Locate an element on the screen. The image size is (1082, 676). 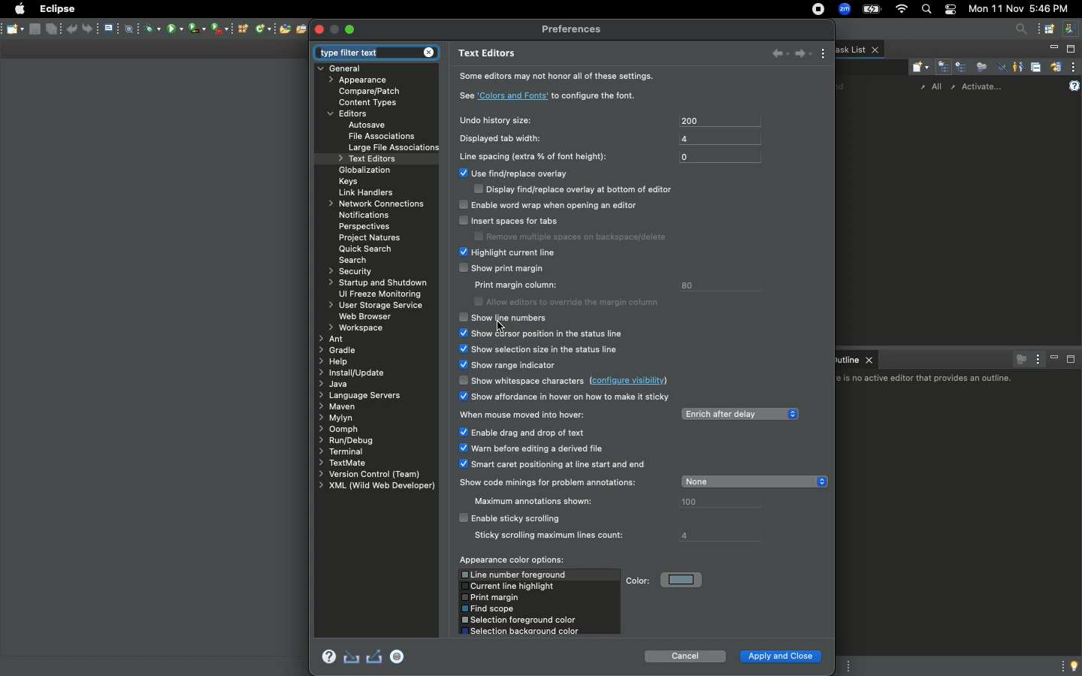
Security is located at coordinates (352, 271).